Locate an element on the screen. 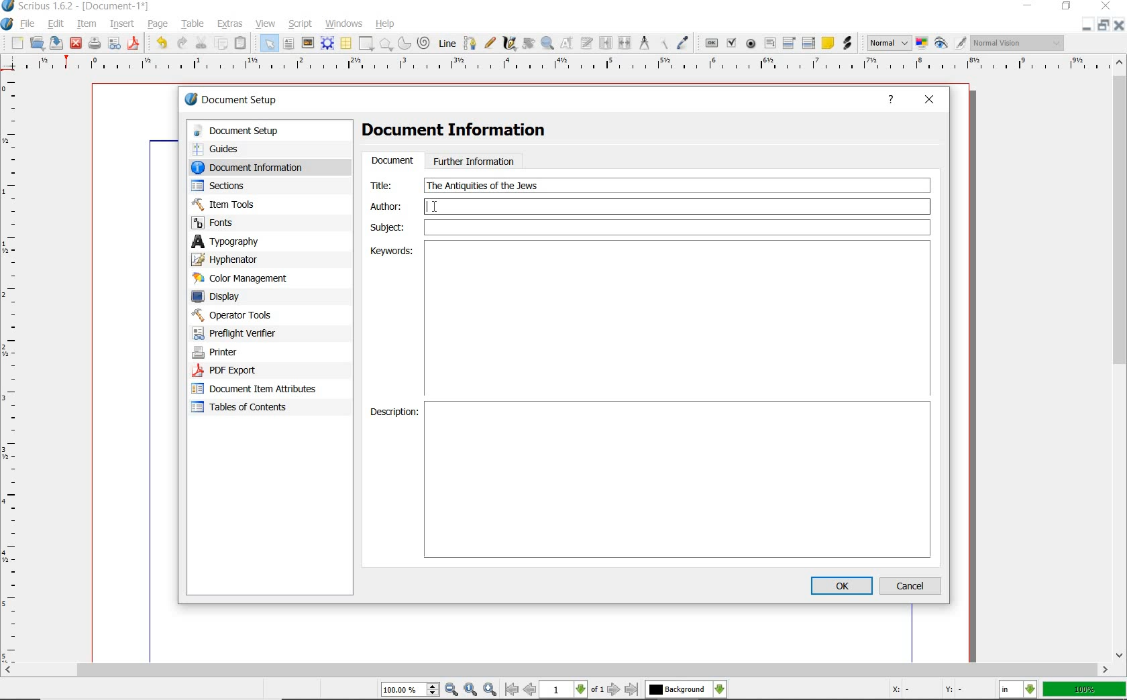 This screenshot has height=700, width=1127. pdf check box is located at coordinates (733, 42).